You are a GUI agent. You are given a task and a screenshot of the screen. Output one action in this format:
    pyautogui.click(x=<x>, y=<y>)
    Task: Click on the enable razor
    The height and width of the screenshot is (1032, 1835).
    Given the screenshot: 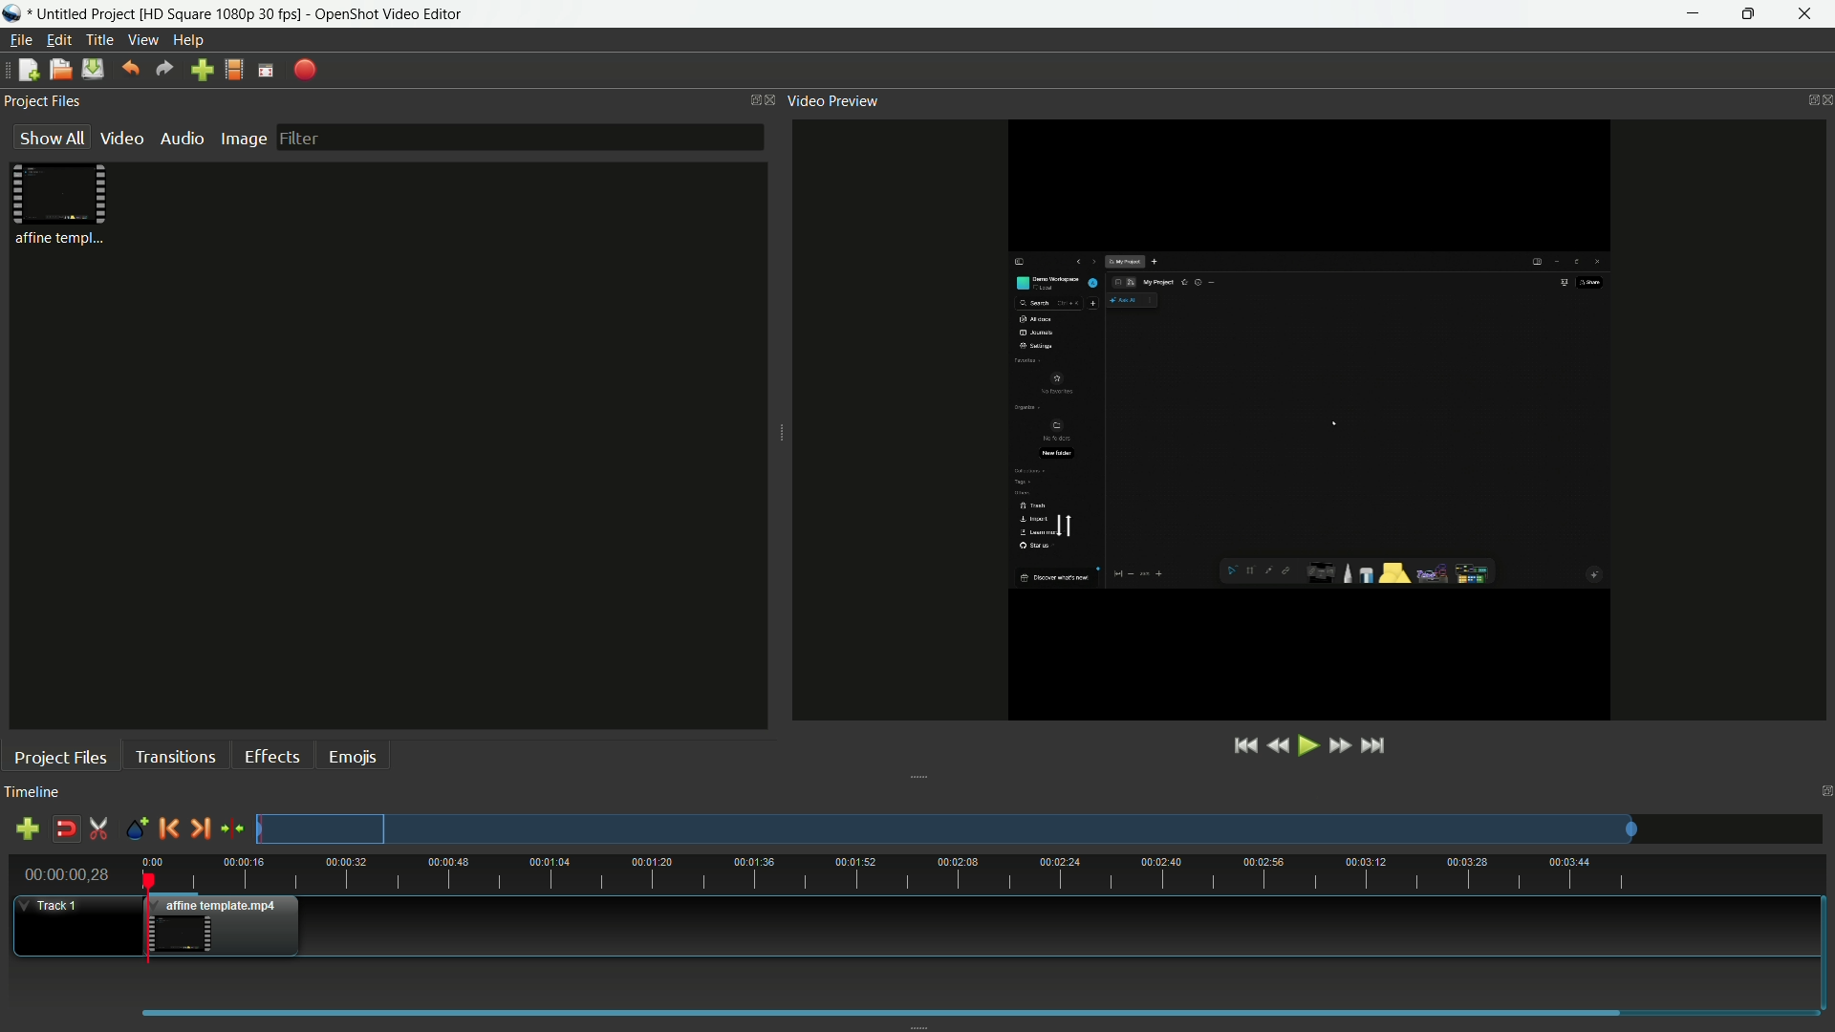 What is the action you would take?
    pyautogui.click(x=98, y=829)
    